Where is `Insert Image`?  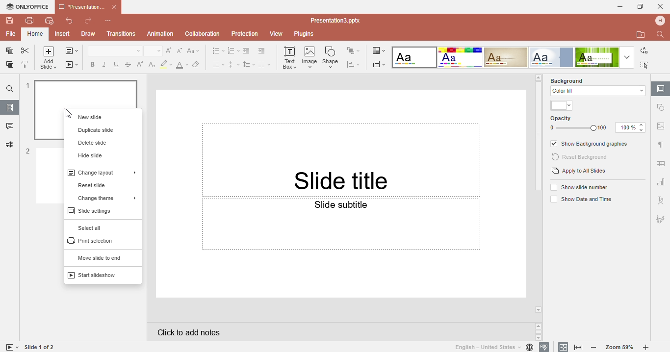 Insert Image is located at coordinates (310, 57).